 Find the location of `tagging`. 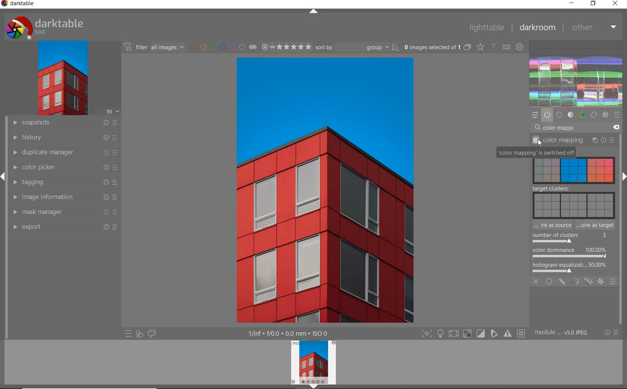

tagging is located at coordinates (64, 183).